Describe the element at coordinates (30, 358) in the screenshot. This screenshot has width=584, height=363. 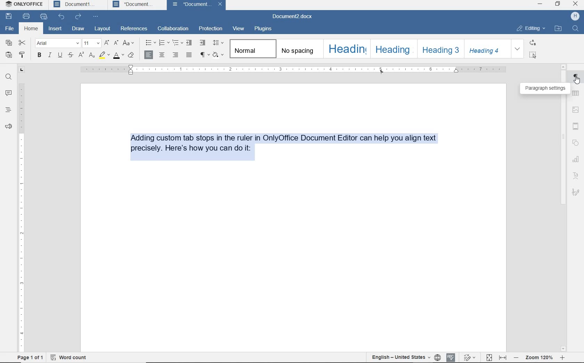
I see `page 1 of 1` at that location.